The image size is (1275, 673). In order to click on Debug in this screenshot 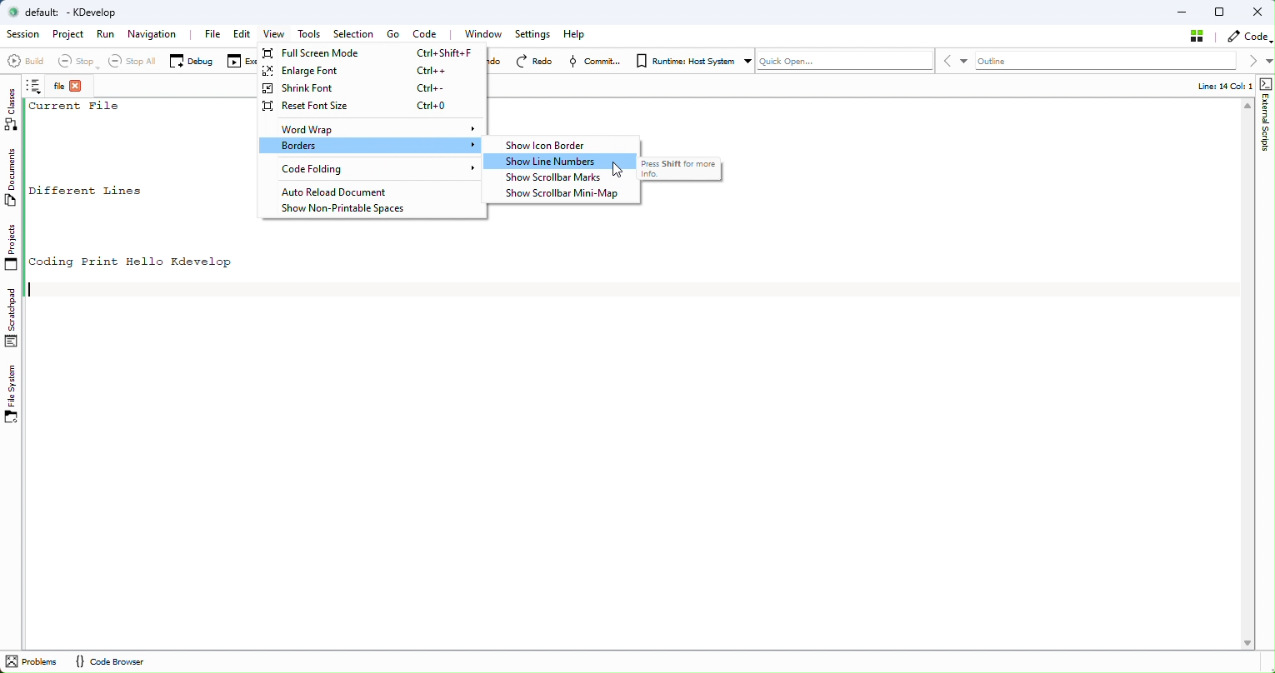, I will do `click(191, 60)`.